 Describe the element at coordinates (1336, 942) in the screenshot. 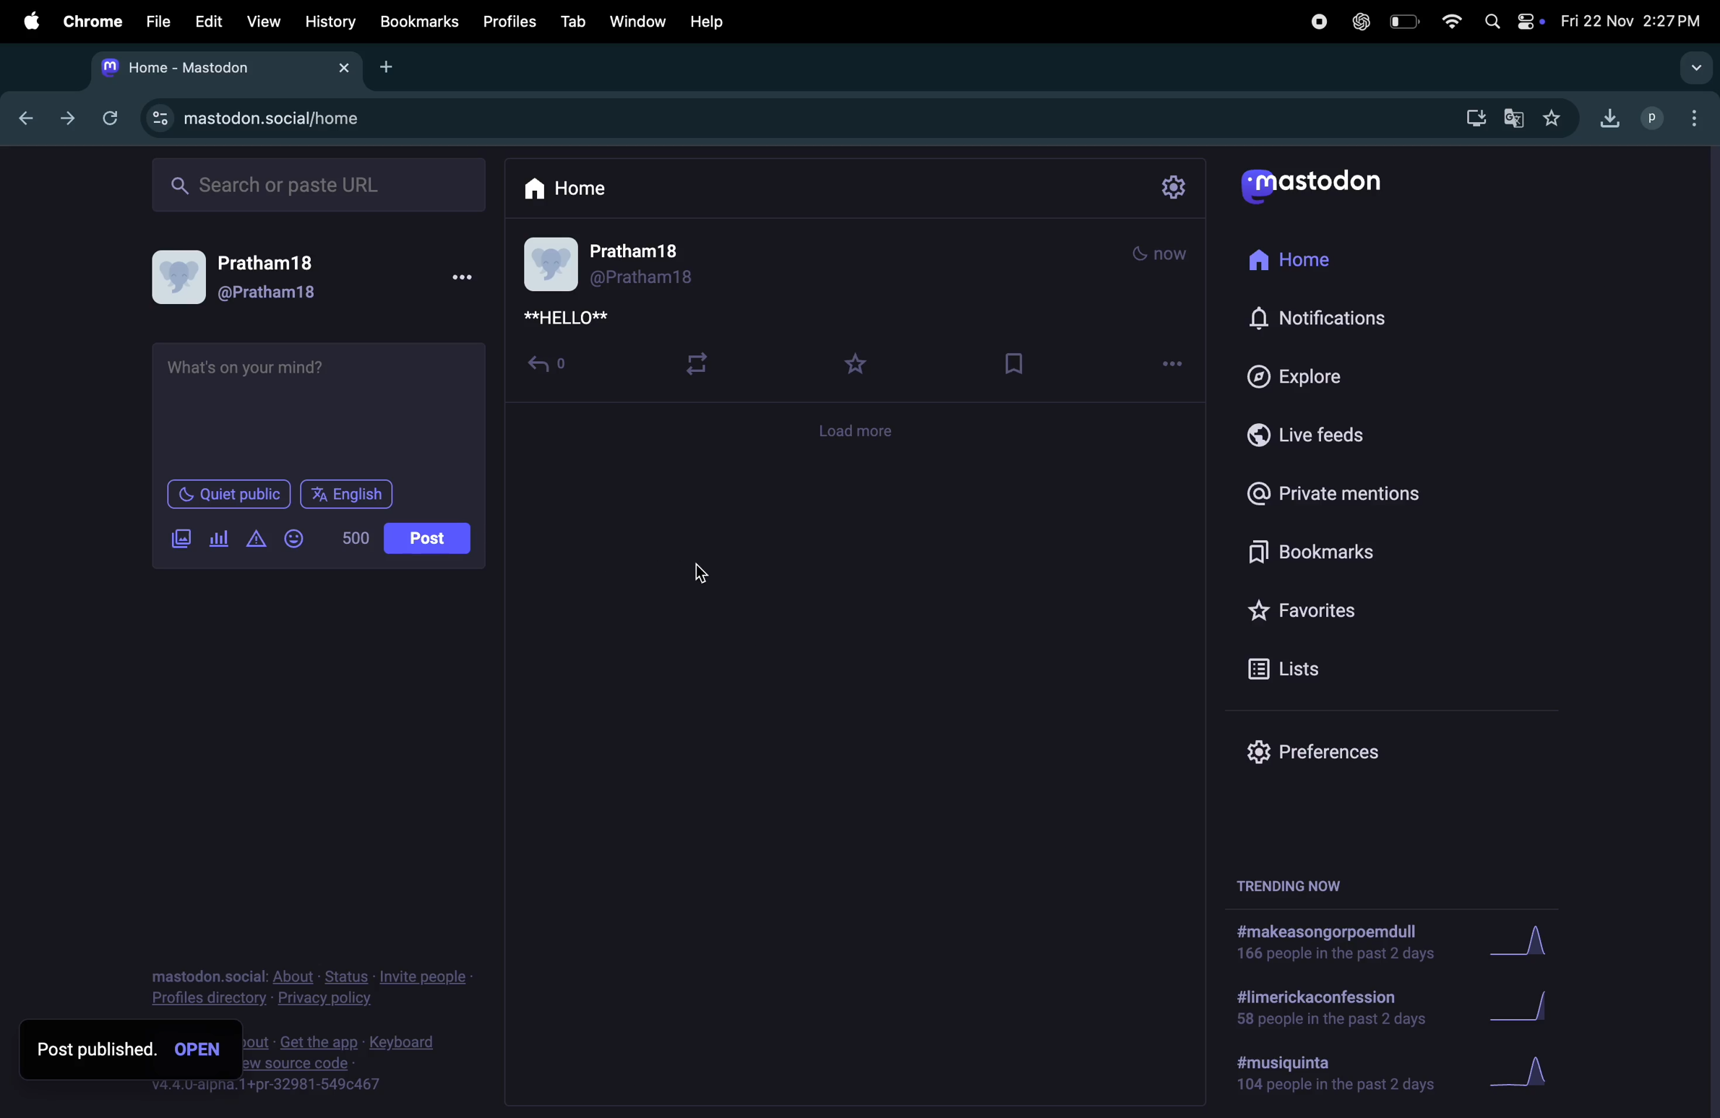

I see `hashtags` at that location.